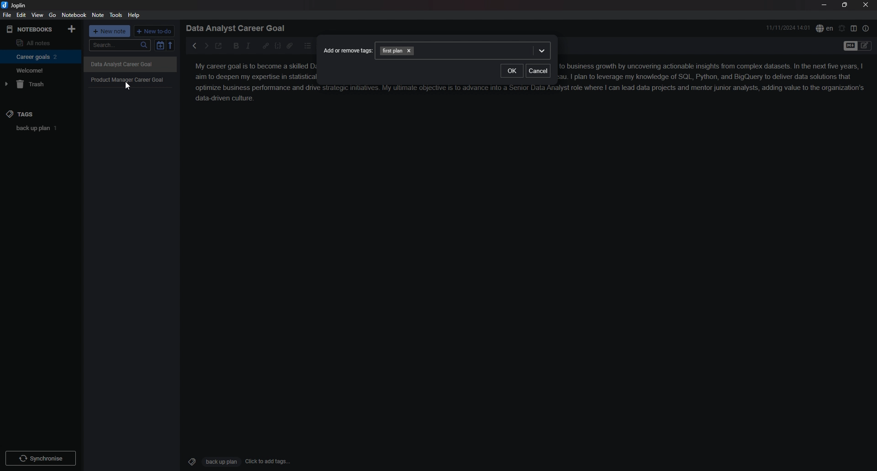  I want to click on Cursor, so click(128, 87).